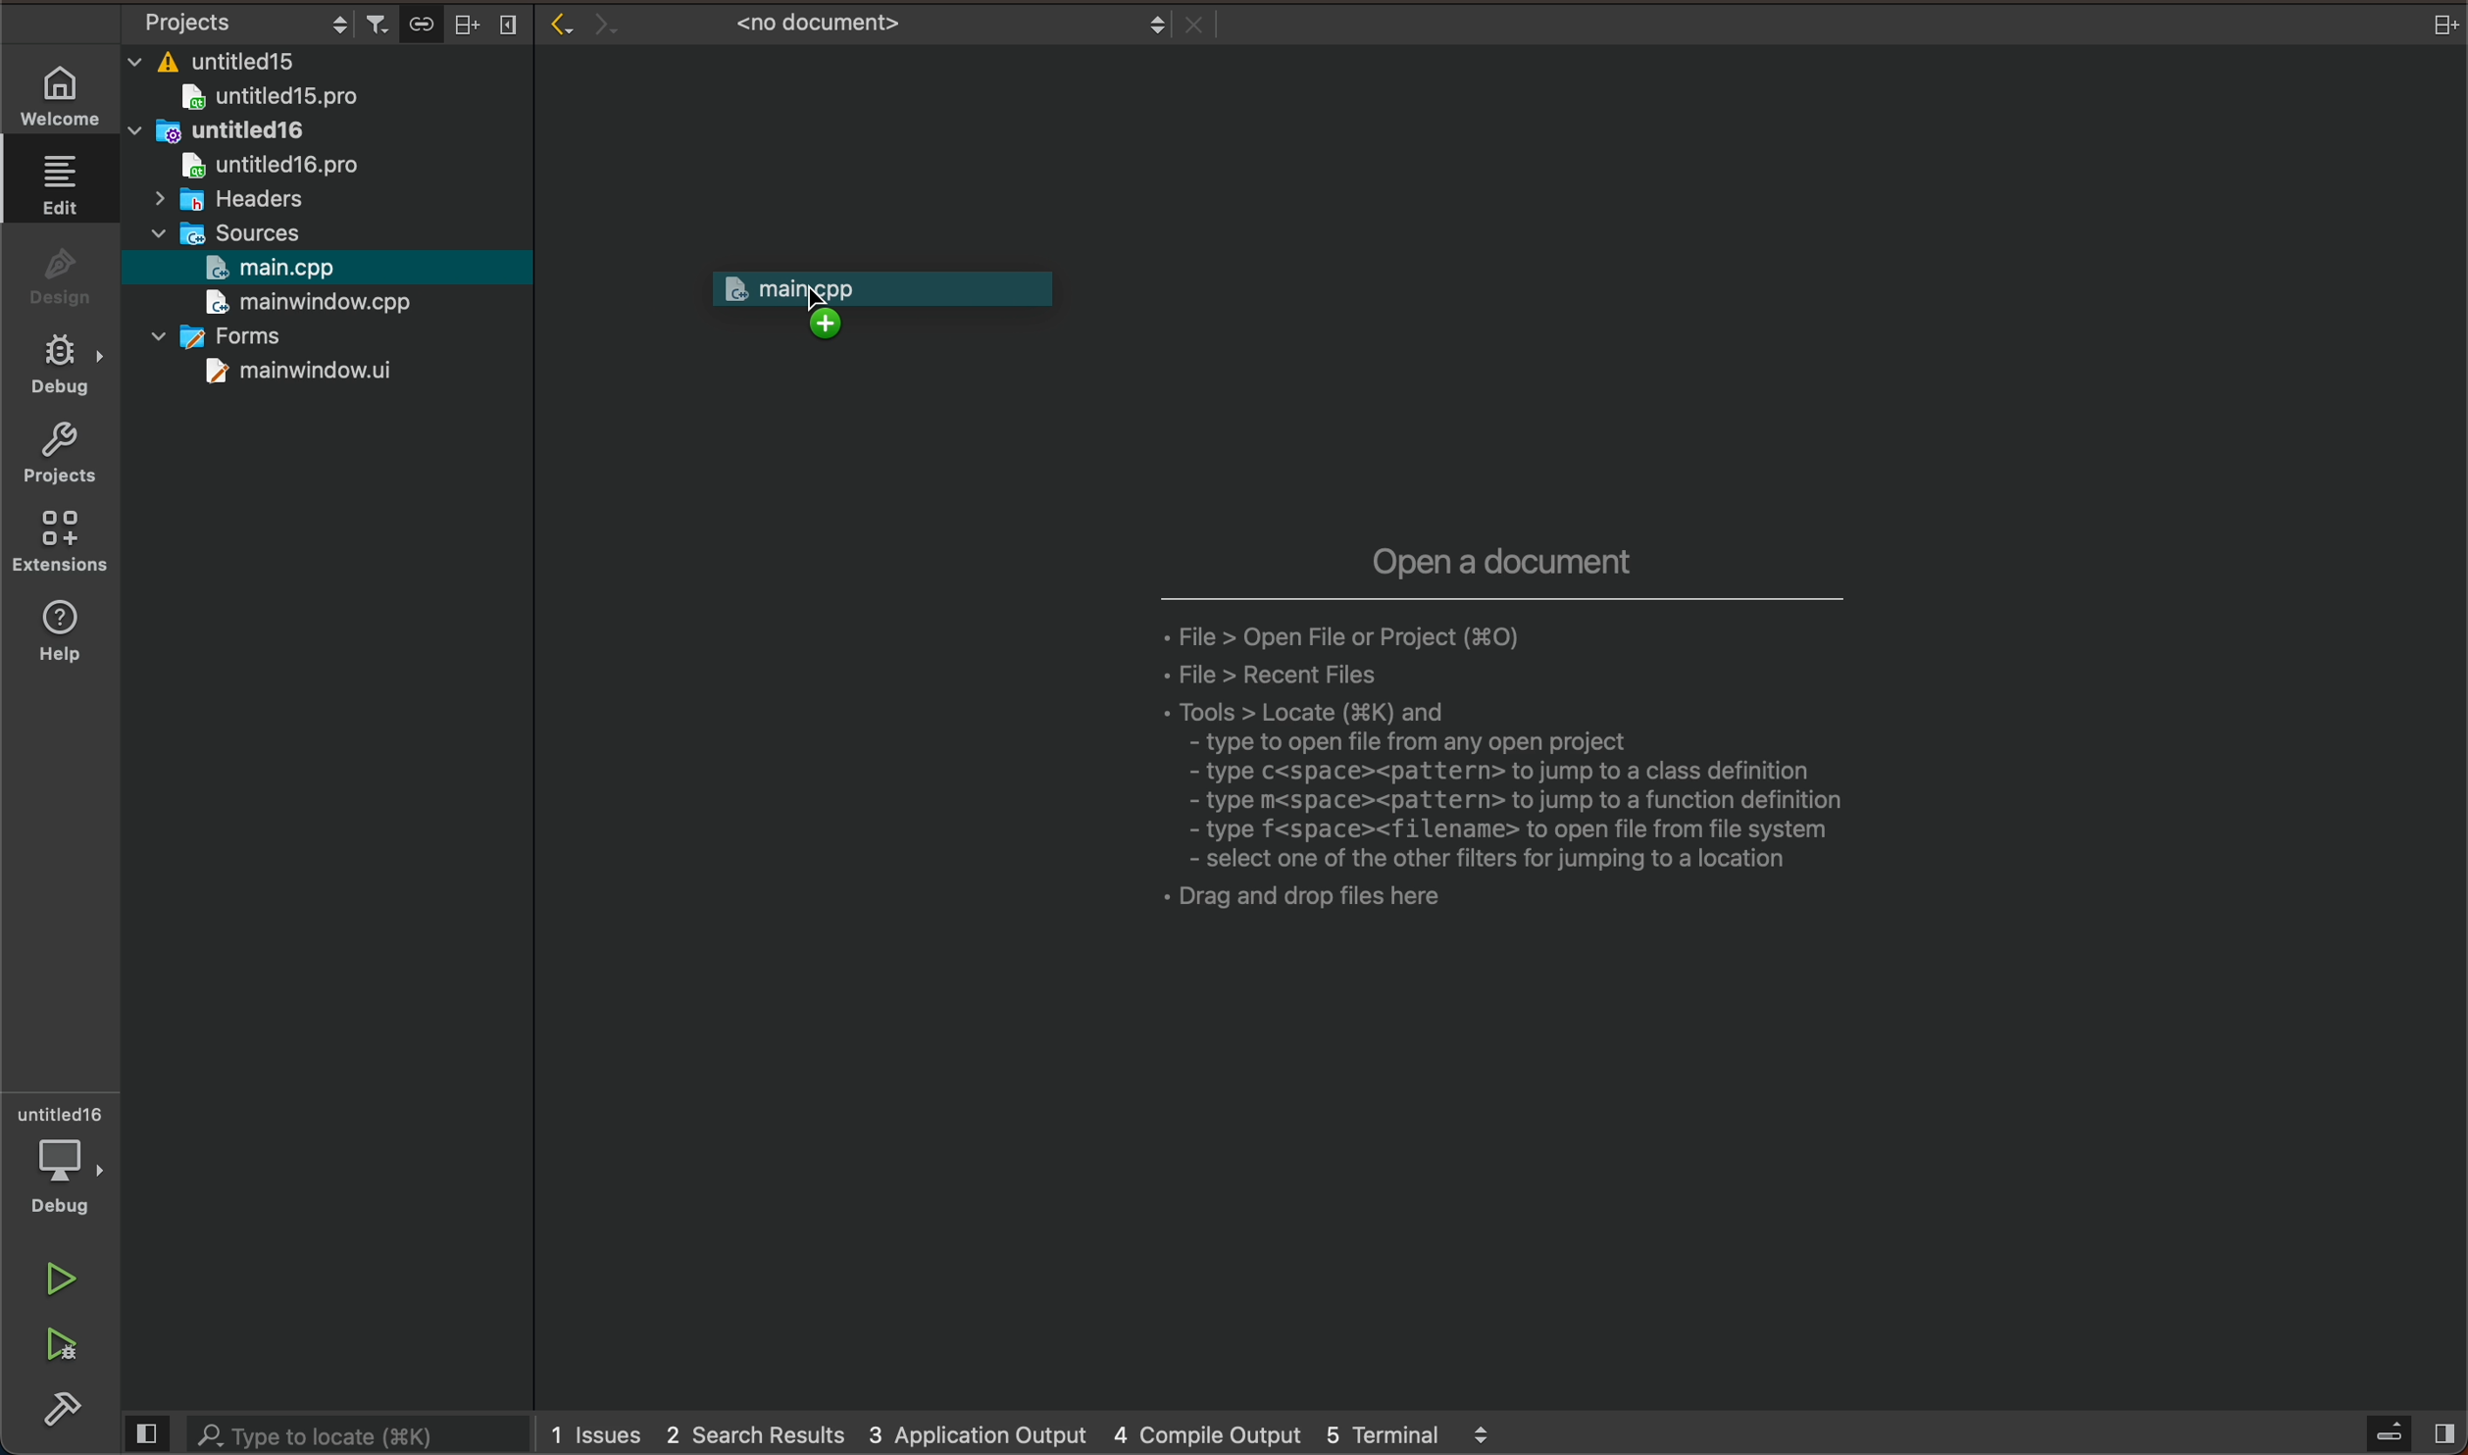  What do you see at coordinates (423, 25) in the screenshot?
I see `` at bounding box center [423, 25].